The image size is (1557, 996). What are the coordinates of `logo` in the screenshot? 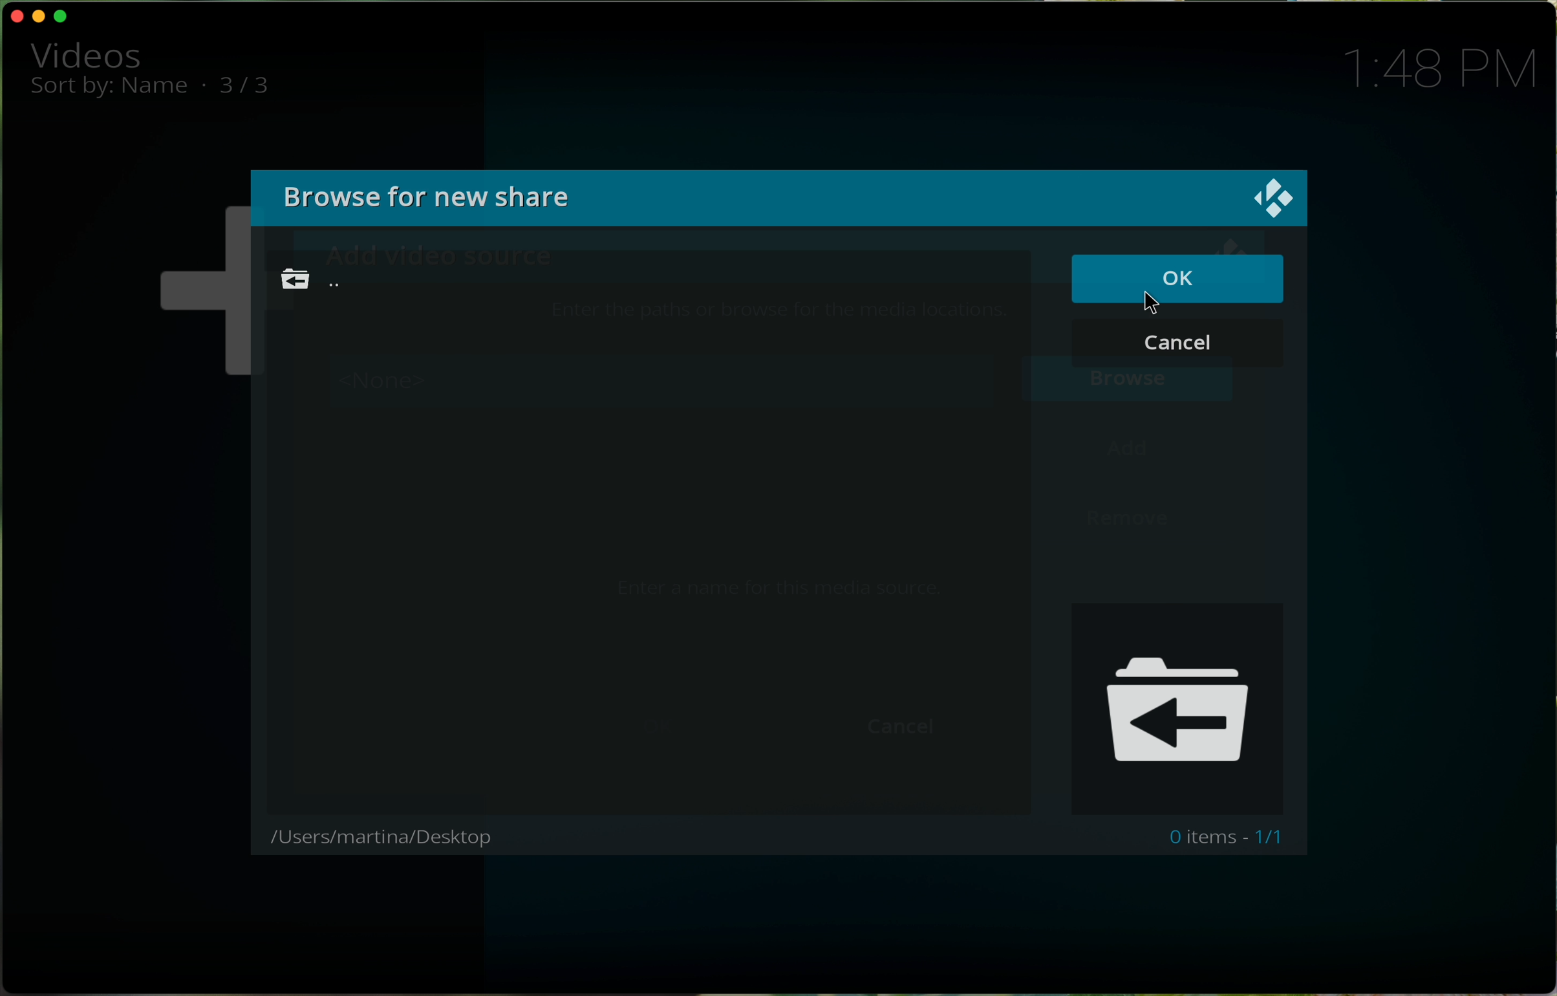 It's located at (1272, 197).